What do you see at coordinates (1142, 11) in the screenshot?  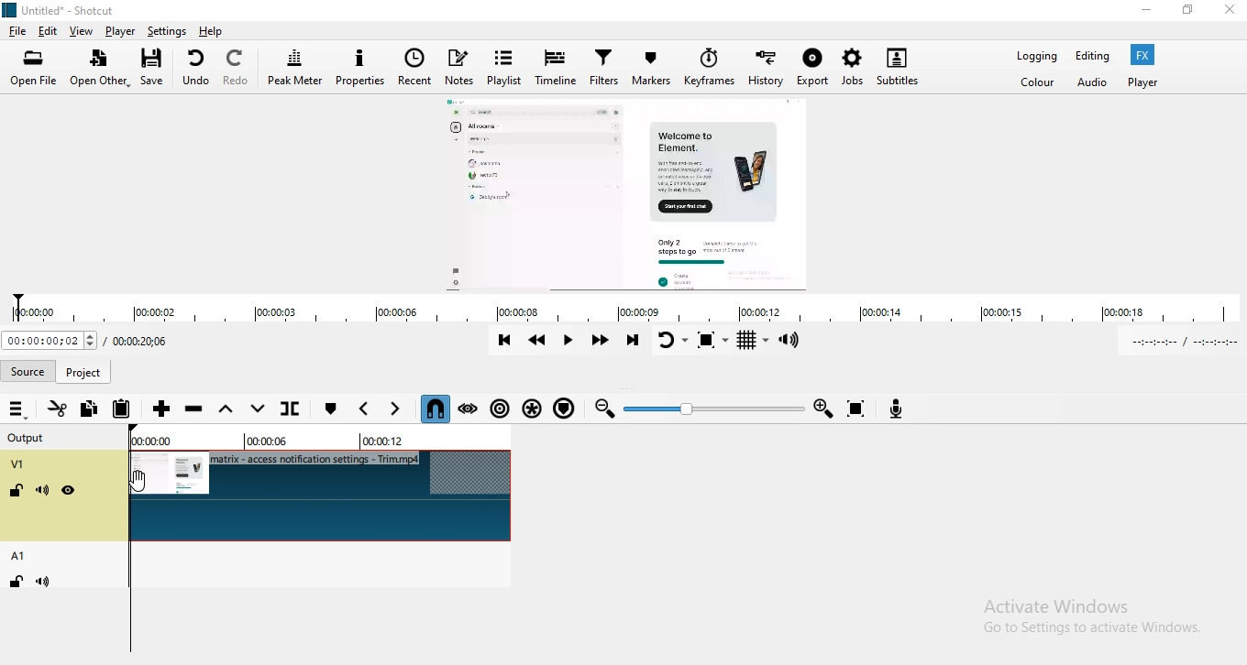 I see `Minimise` at bounding box center [1142, 11].